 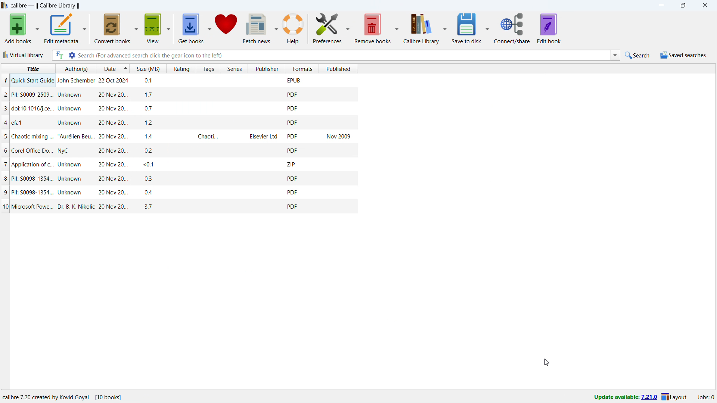 I want to click on update, so click(x=624, y=397).